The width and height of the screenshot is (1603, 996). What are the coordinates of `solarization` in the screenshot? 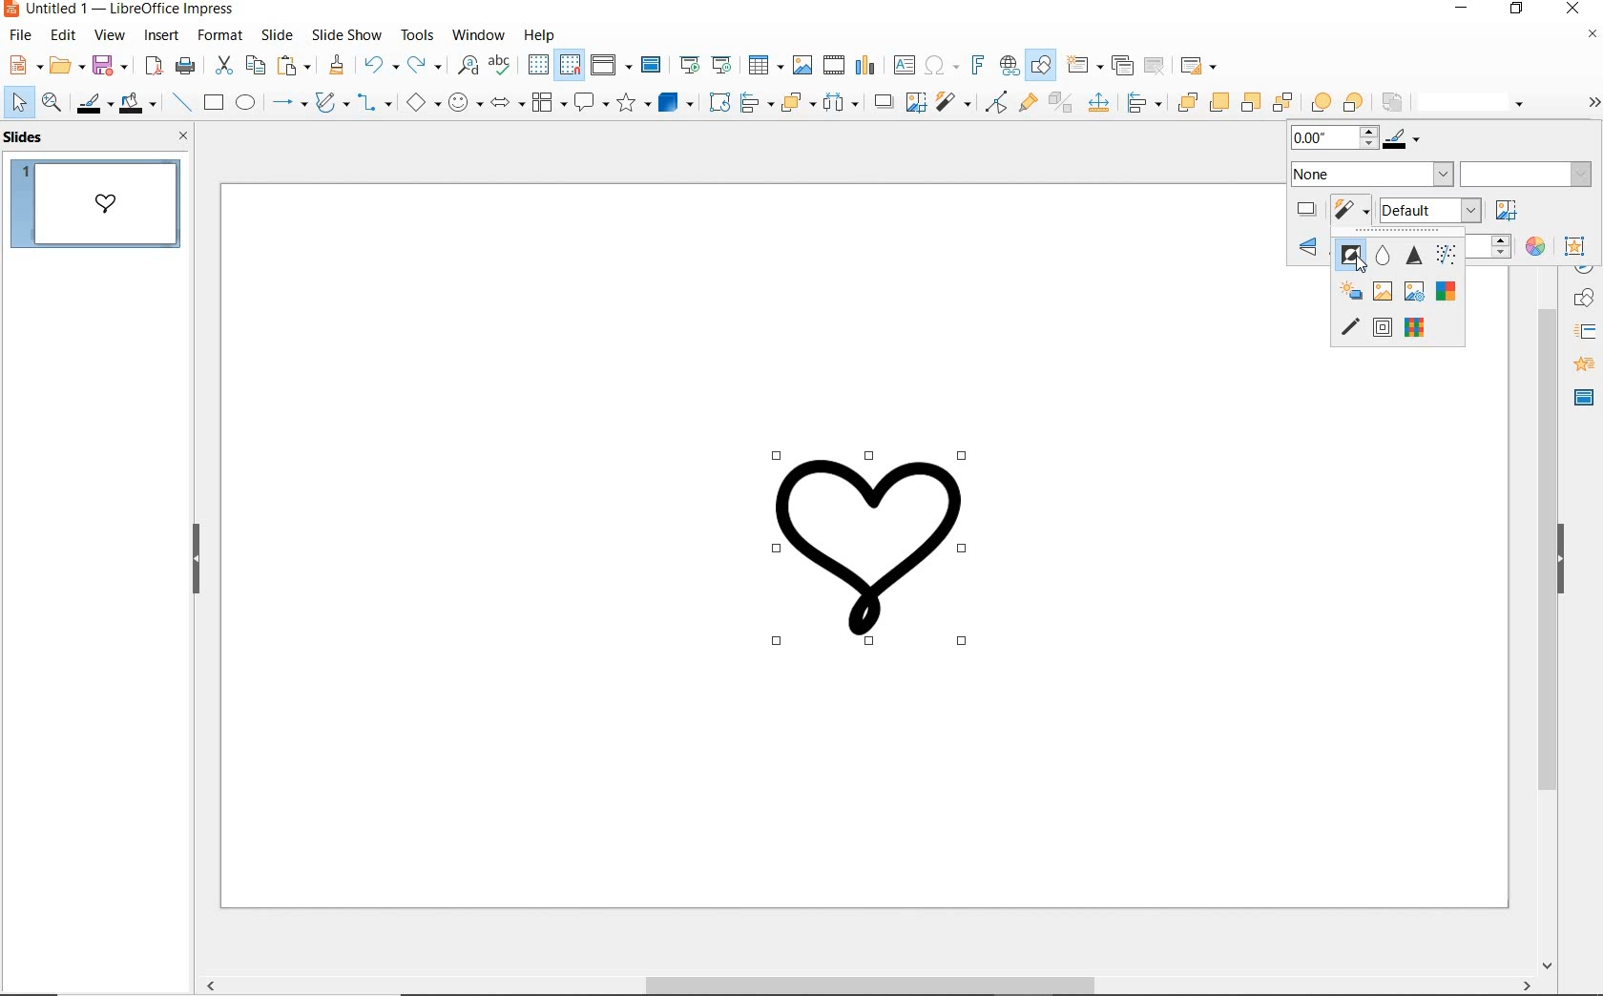 It's located at (1350, 290).